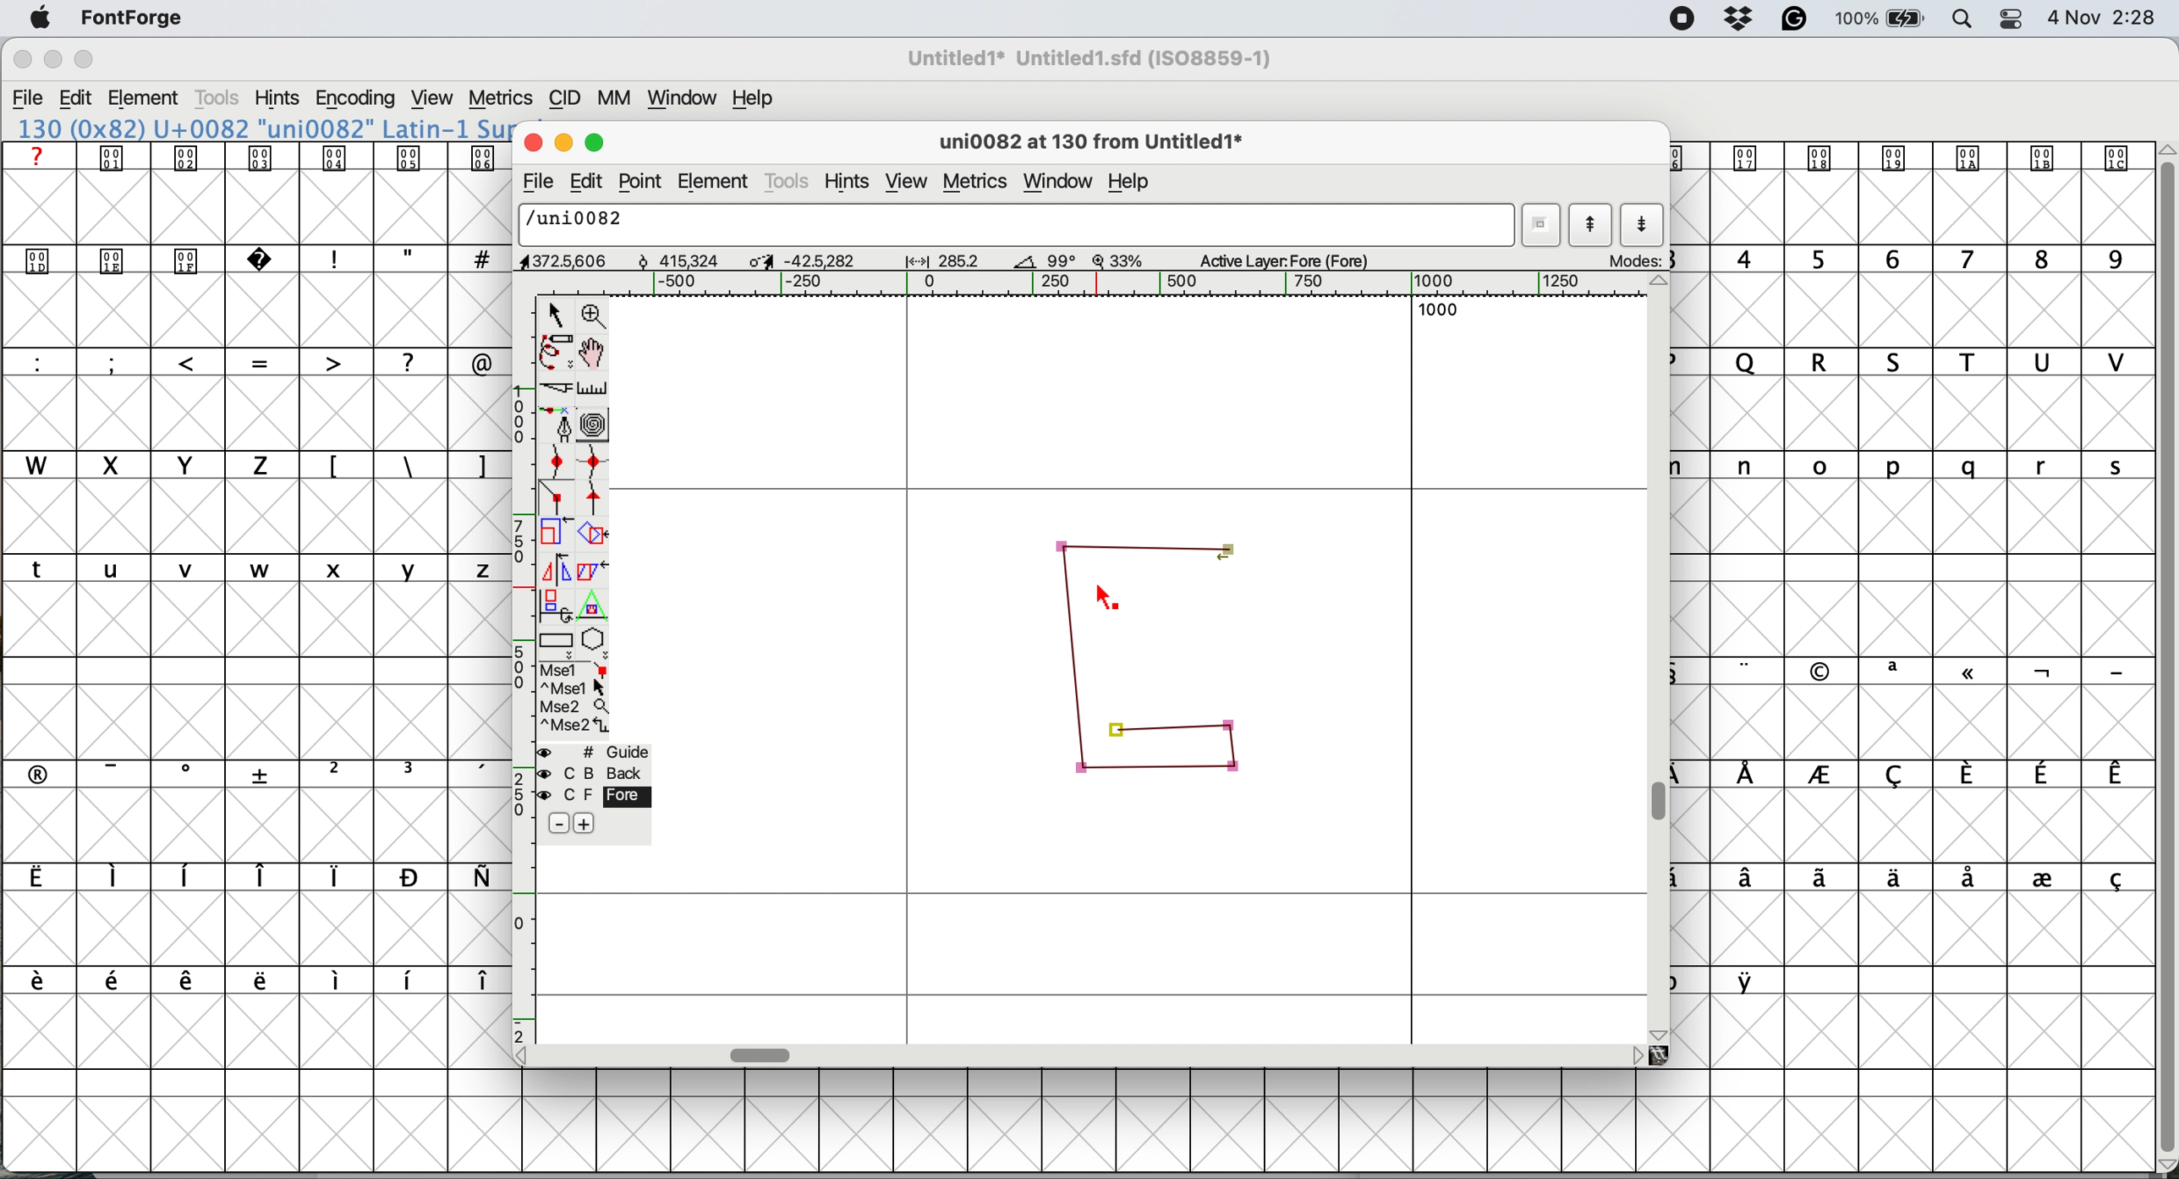 This screenshot has width=2179, height=1179. I want to click on window, so click(685, 98).